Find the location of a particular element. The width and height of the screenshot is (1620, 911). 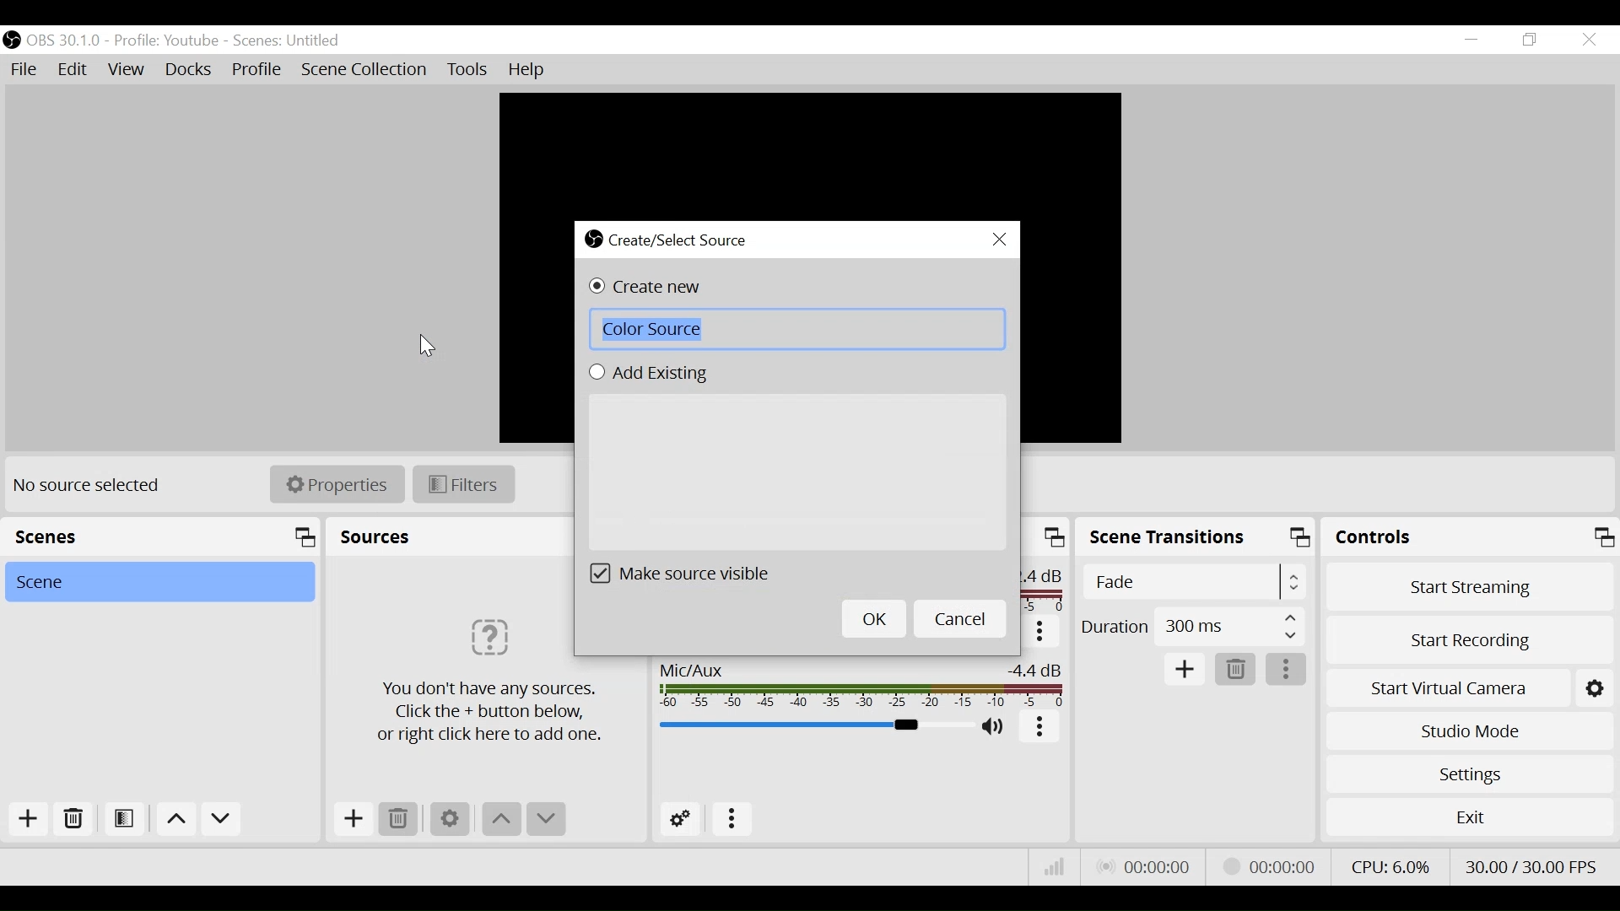

Move up is located at coordinates (502, 821).